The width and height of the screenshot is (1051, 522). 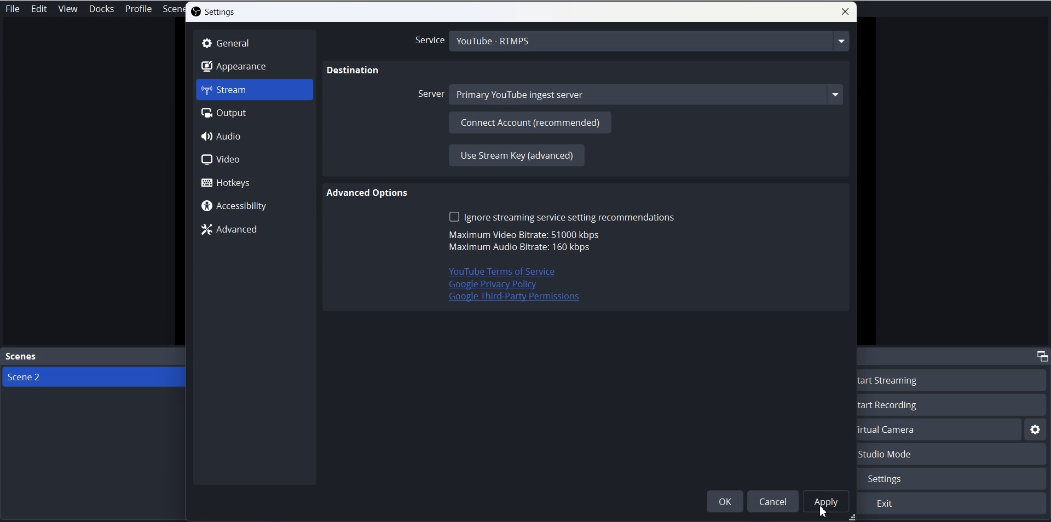 I want to click on Destination, so click(x=354, y=71).